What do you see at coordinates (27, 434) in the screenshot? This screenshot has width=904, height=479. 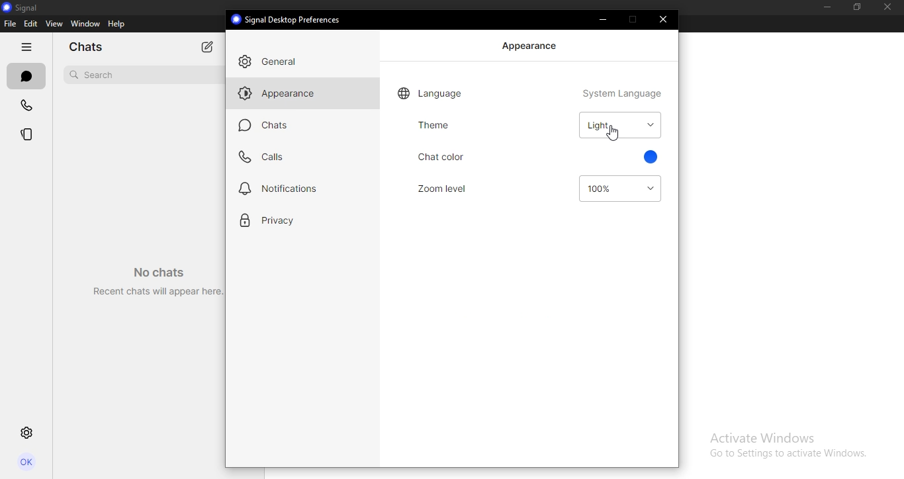 I see `settings` at bounding box center [27, 434].